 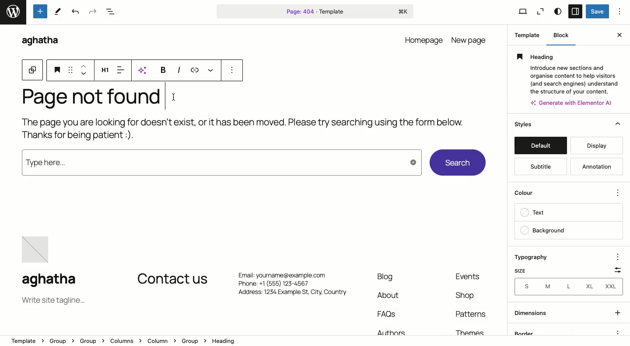 I want to click on Options, so click(x=622, y=12).